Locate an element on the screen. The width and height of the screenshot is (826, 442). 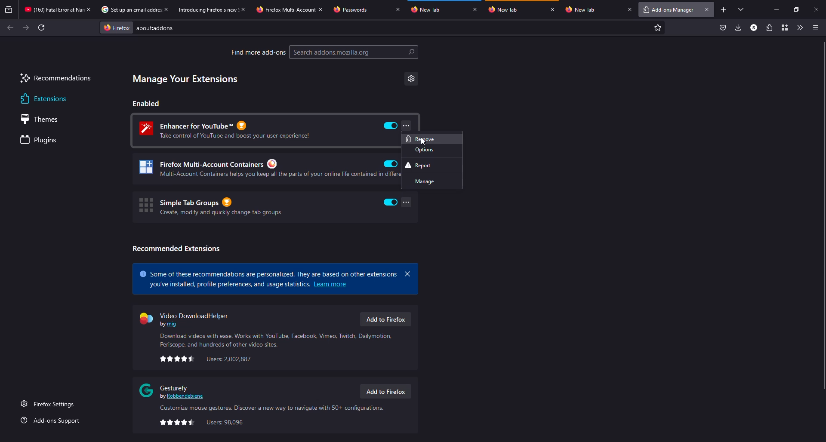
menu is located at coordinates (815, 28).